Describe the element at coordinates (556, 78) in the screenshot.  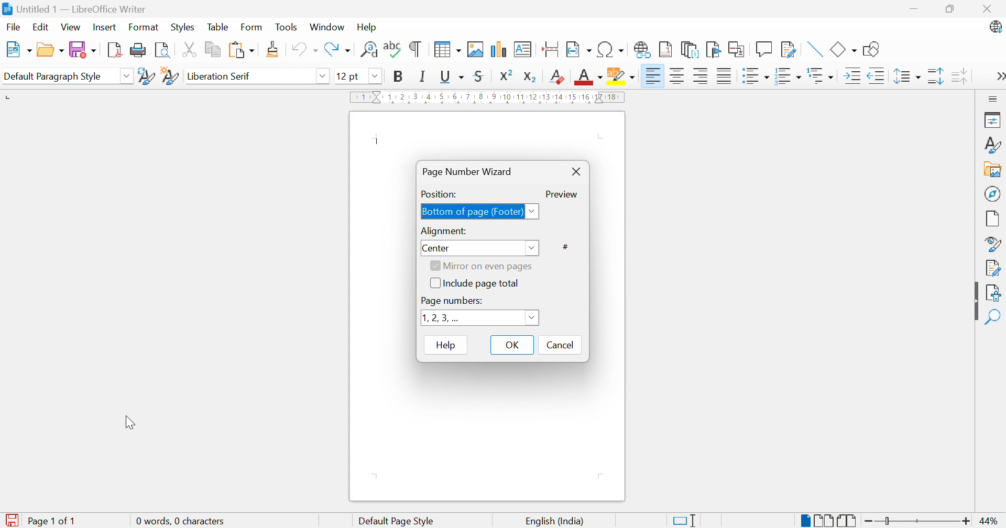
I see `Subscript` at that location.